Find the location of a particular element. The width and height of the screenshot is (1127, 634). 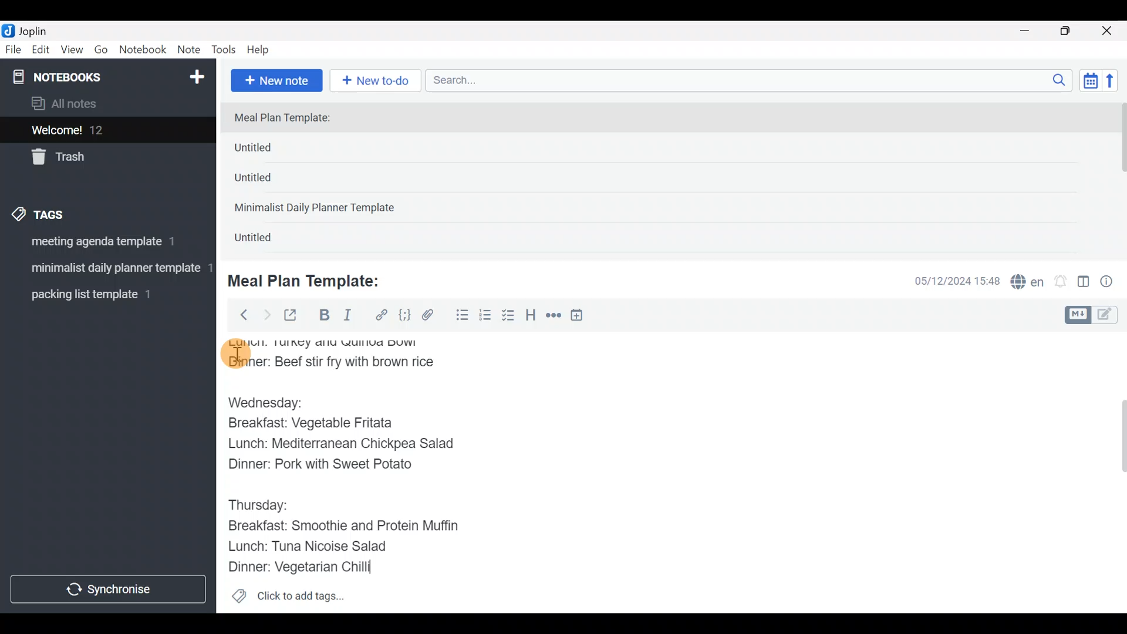

Edit is located at coordinates (41, 52).